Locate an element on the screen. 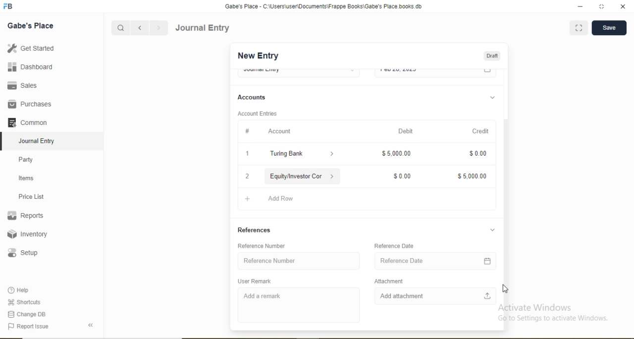  Equity/Investor Con is located at coordinates (296, 176).